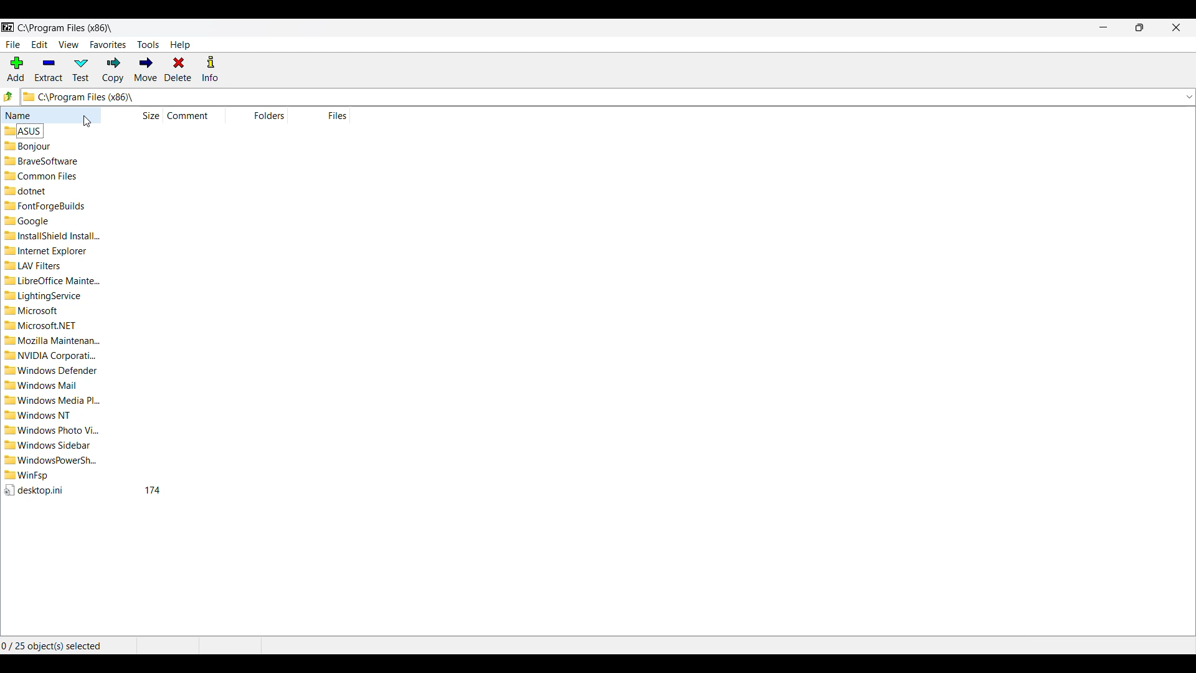 This screenshot has width=1196, height=673. I want to click on WinFsp, so click(27, 475).